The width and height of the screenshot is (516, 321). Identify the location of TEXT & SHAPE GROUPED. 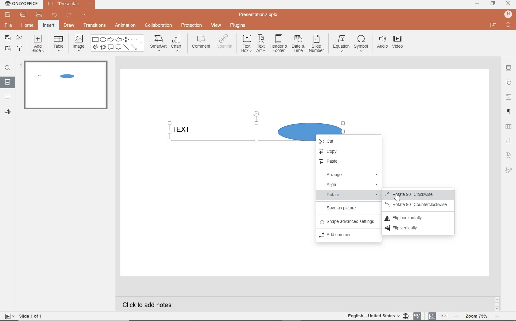
(56, 76).